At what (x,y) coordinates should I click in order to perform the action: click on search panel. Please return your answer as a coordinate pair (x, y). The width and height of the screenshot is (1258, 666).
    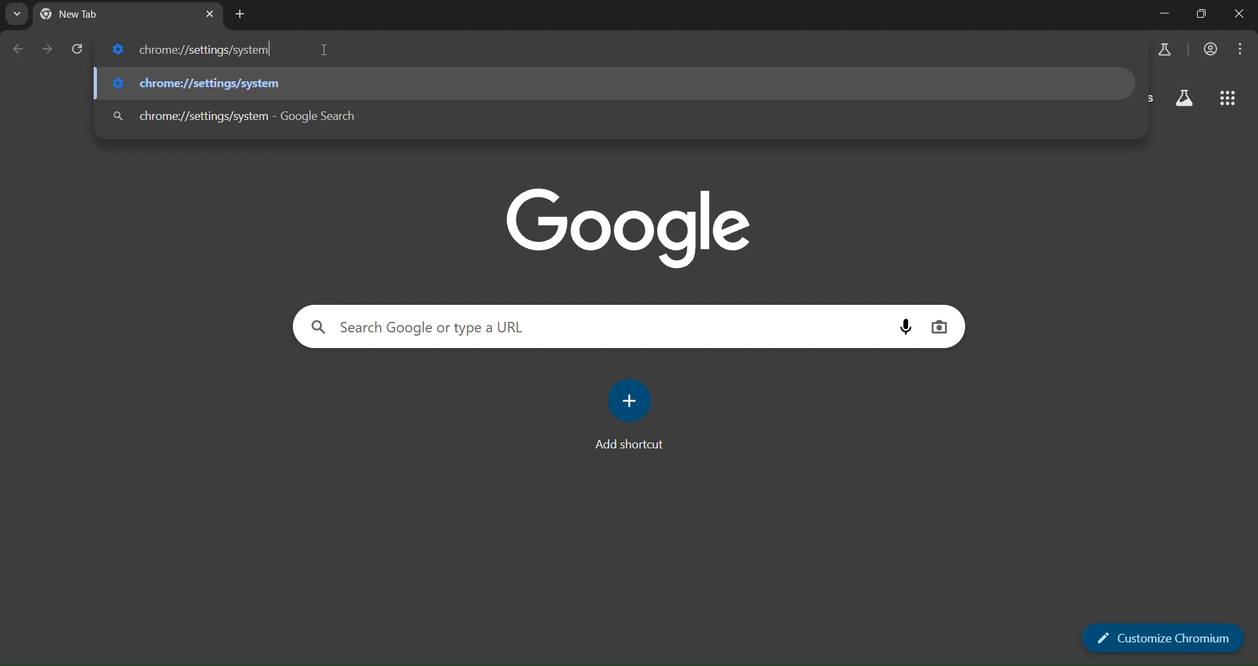
    Looking at the image, I should click on (430, 326).